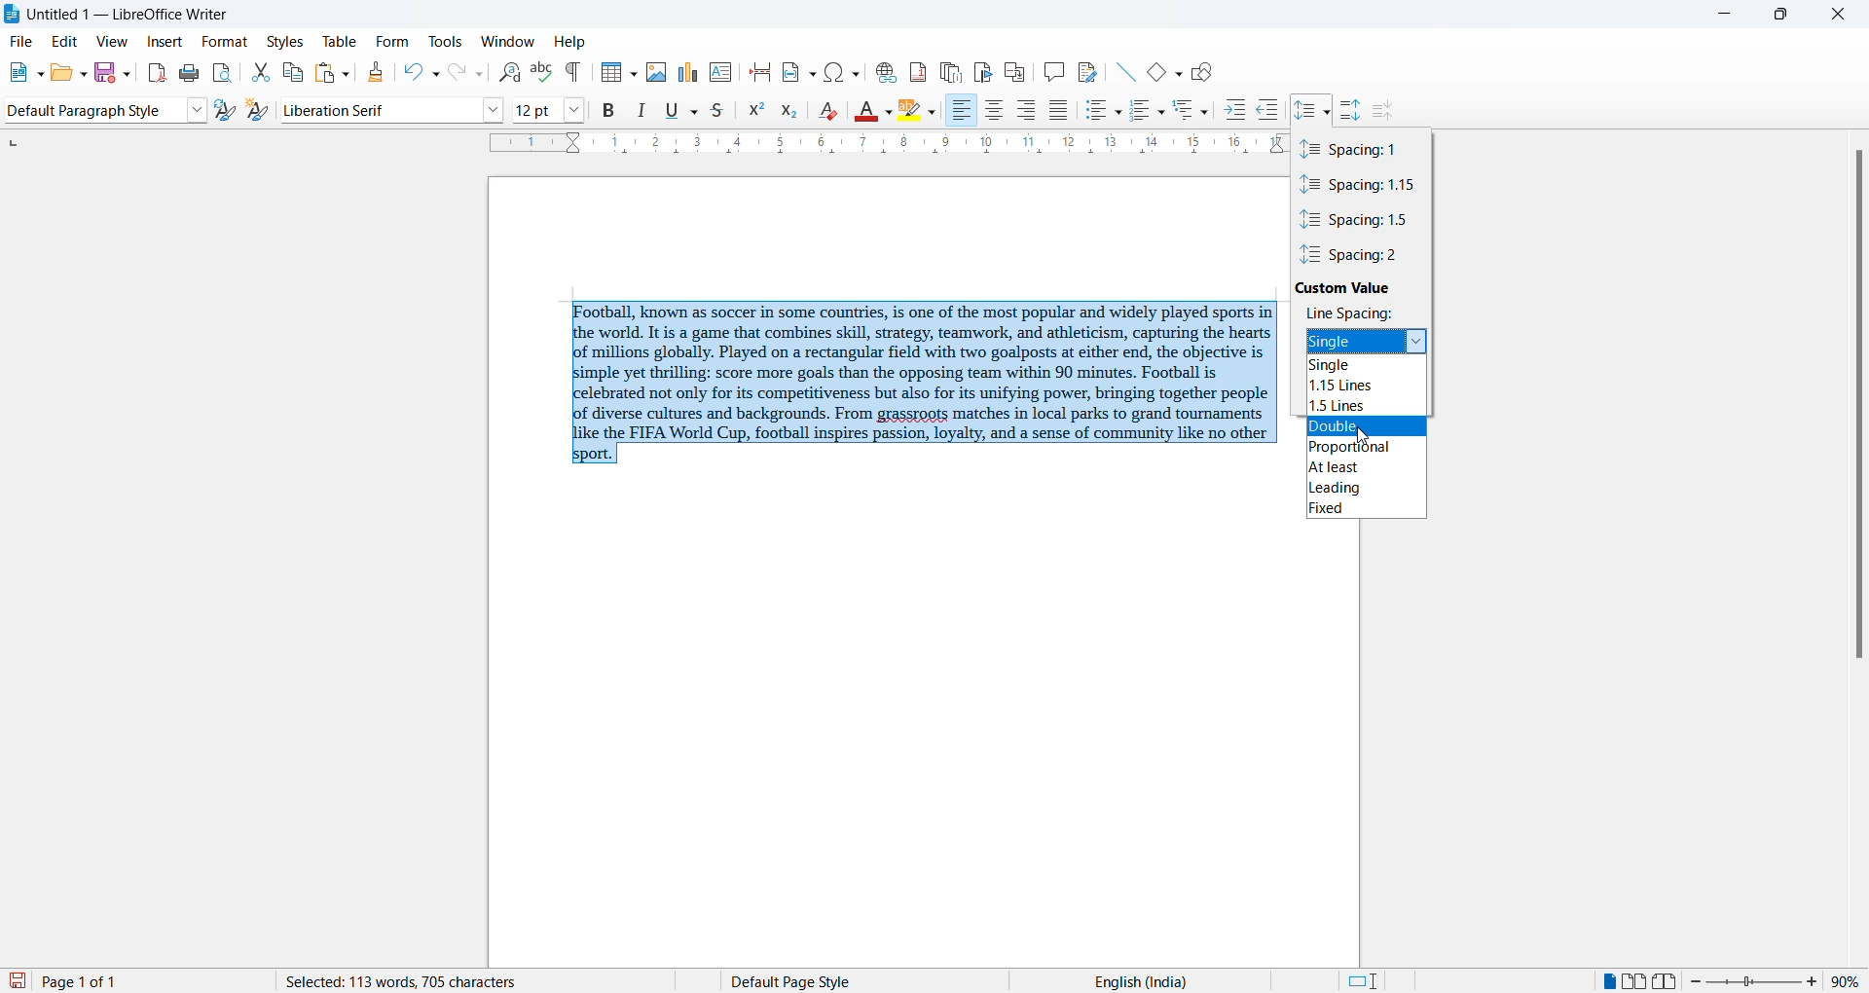  I want to click on style options, so click(200, 109).